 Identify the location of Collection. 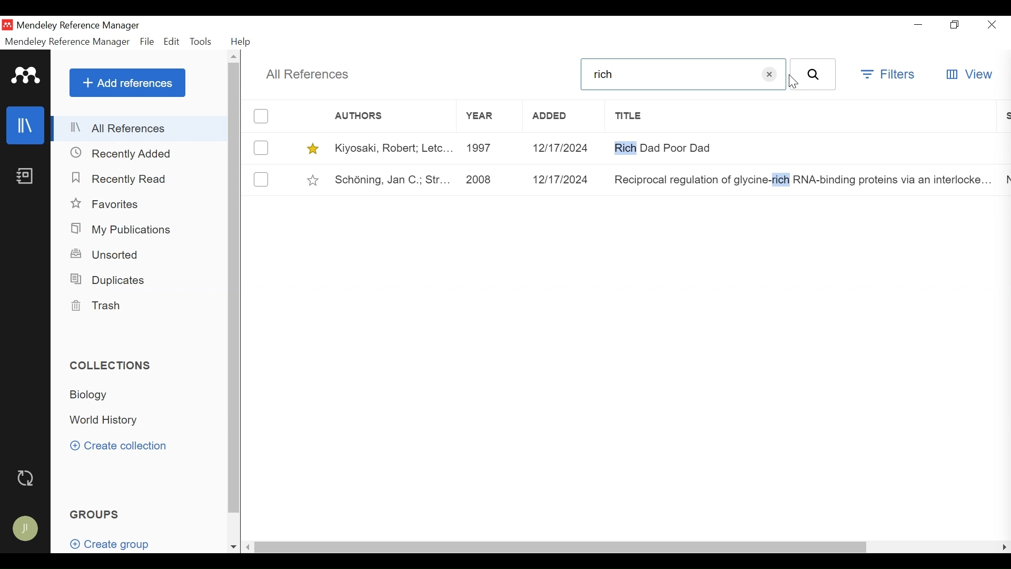
(96, 397).